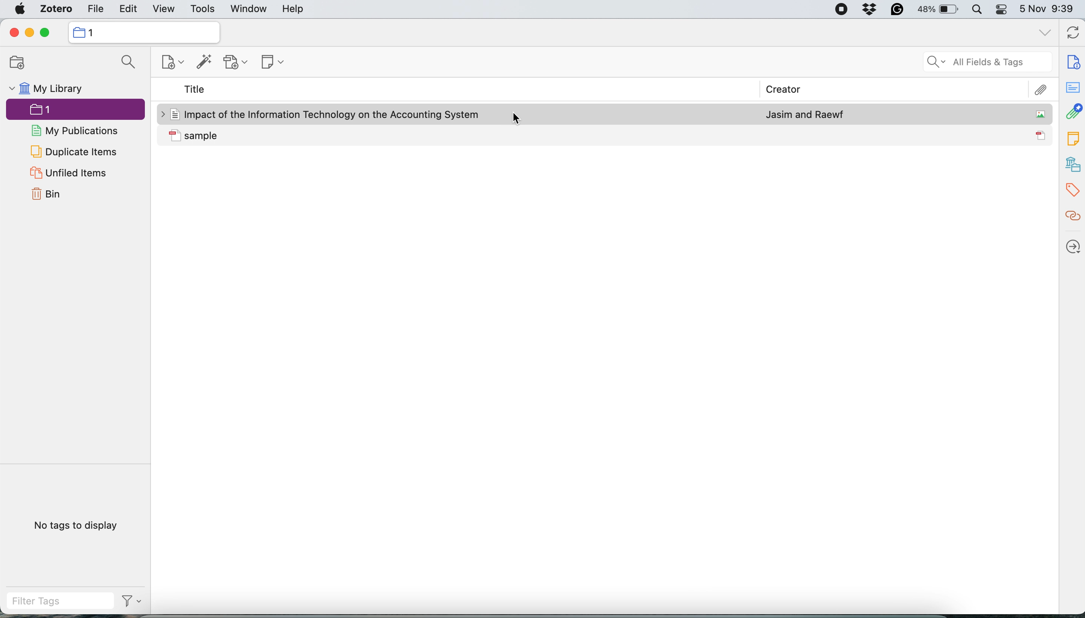 The image size is (1085, 618). I want to click on related, so click(1072, 216).